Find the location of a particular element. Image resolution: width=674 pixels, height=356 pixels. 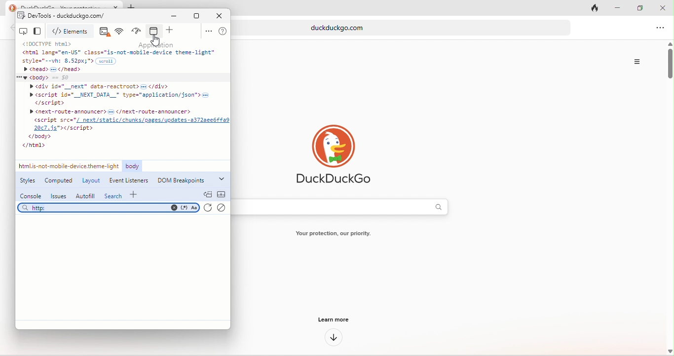

track tab is located at coordinates (597, 9).